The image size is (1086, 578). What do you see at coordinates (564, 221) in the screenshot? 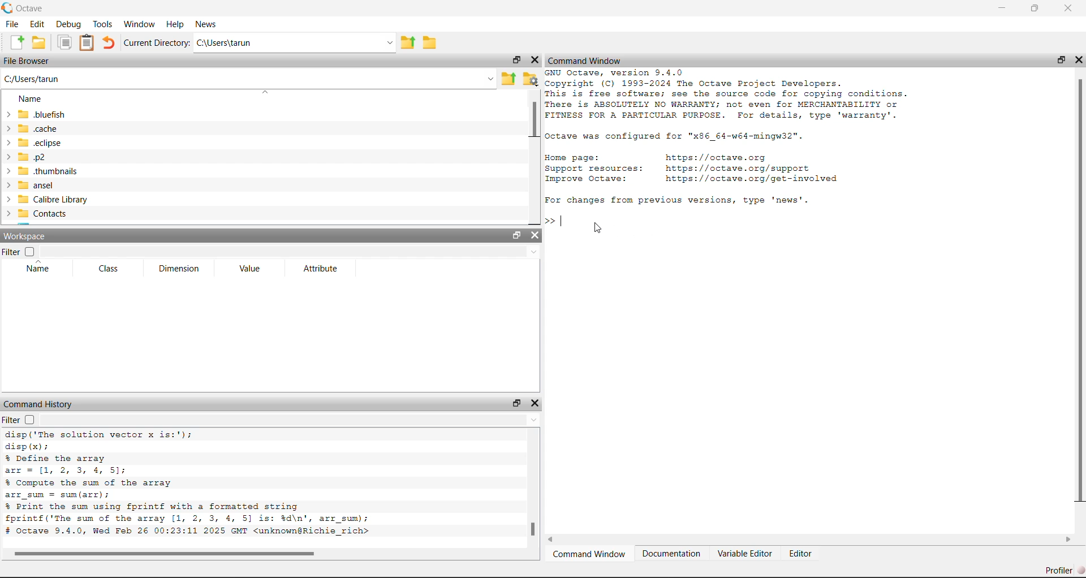
I see `Tap text` at bounding box center [564, 221].